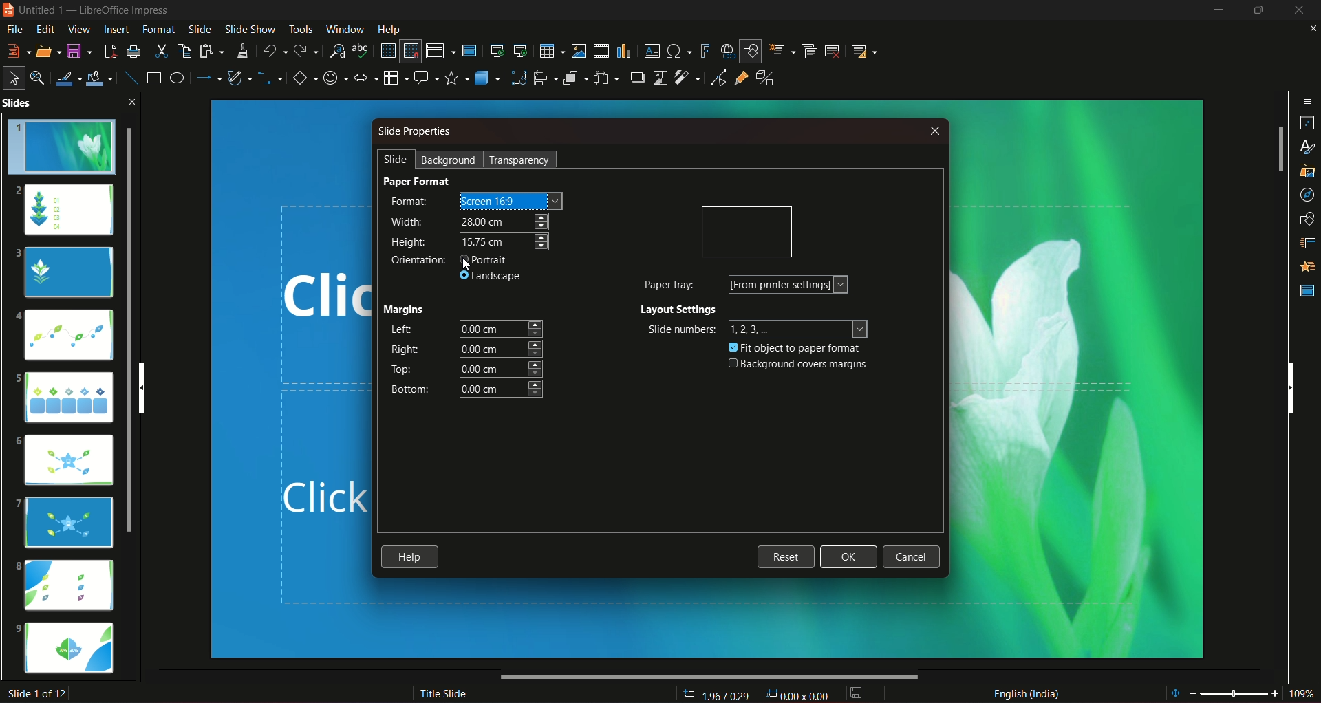 The height and width of the screenshot is (703, 1321). What do you see at coordinates (389, 28) in the screenshot?
I see `help` at bounding box center [389, 28].